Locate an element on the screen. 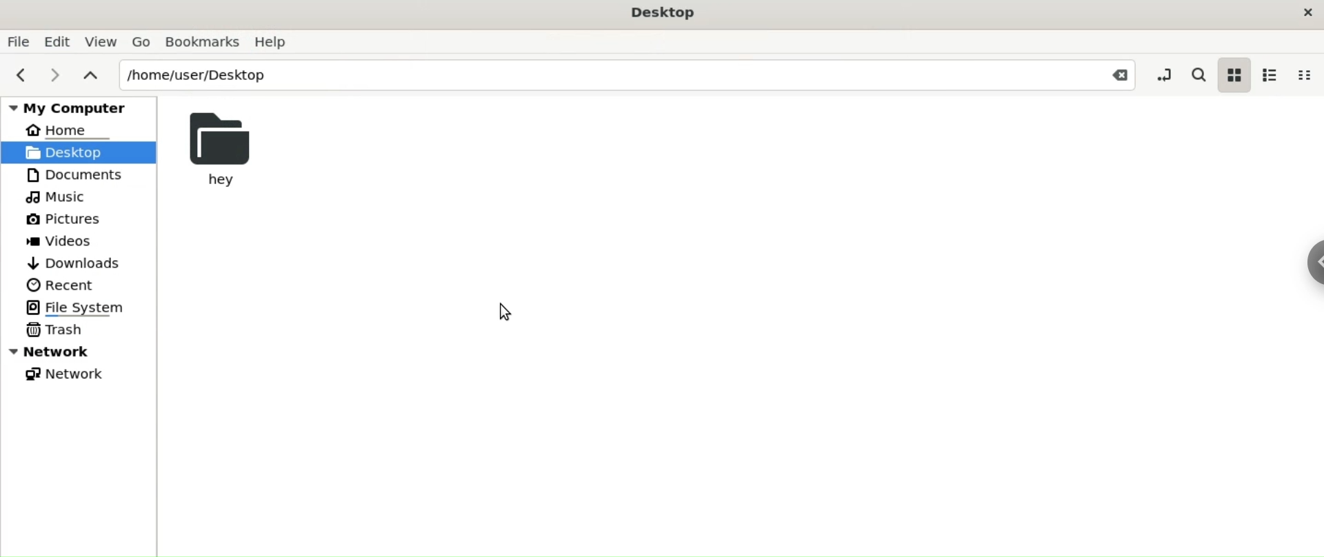 The image size is (1324, 557). Pictures is located at coordinates (65, 216).